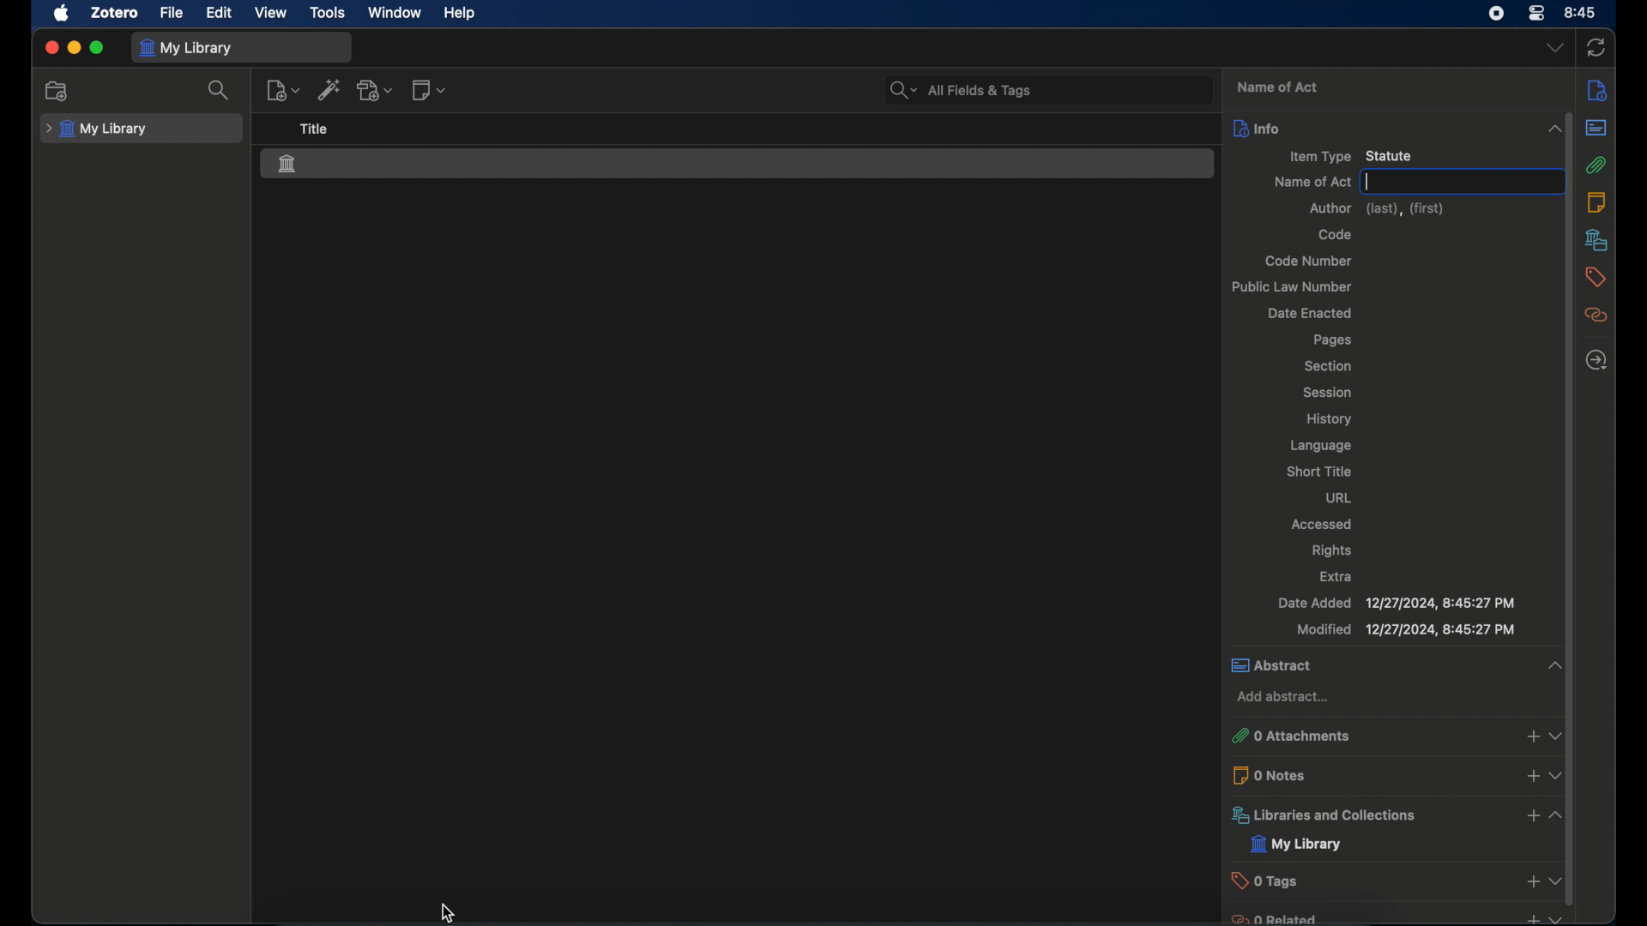  I want to click on code number, so click(1307, 261).